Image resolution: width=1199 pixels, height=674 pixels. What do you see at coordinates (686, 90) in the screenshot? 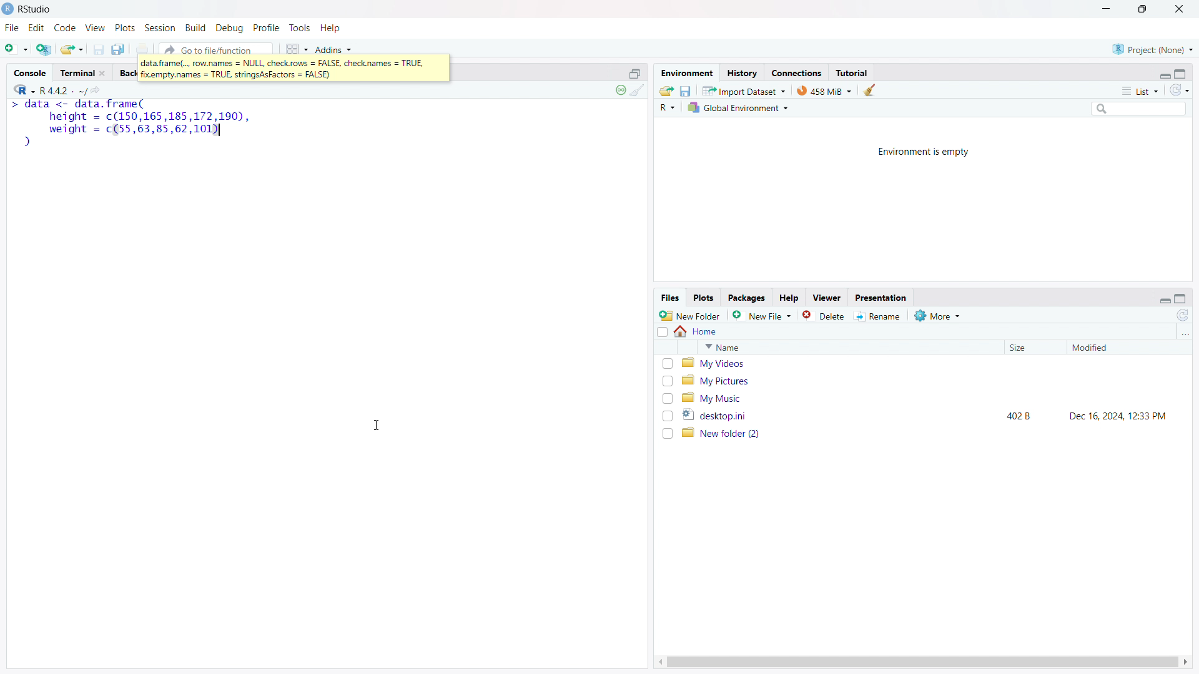
I see `save worksoace as` at bounding box center [686, 90].